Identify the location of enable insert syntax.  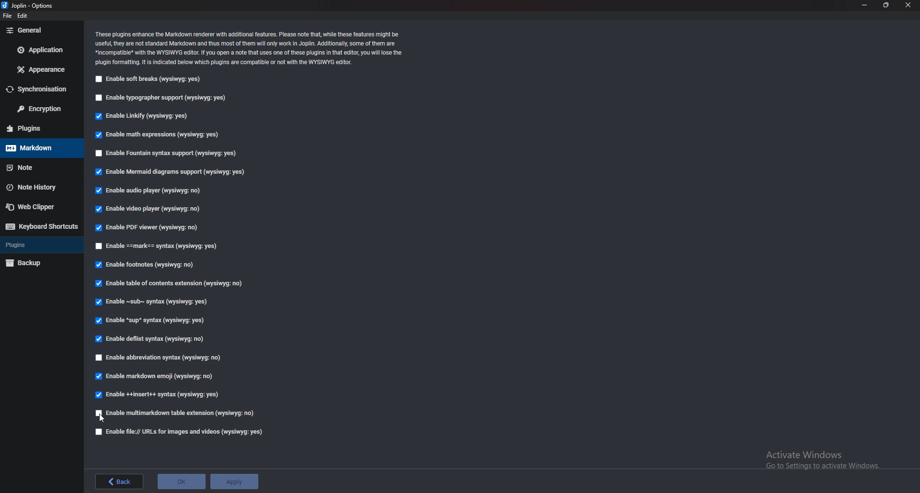
(158, 395).